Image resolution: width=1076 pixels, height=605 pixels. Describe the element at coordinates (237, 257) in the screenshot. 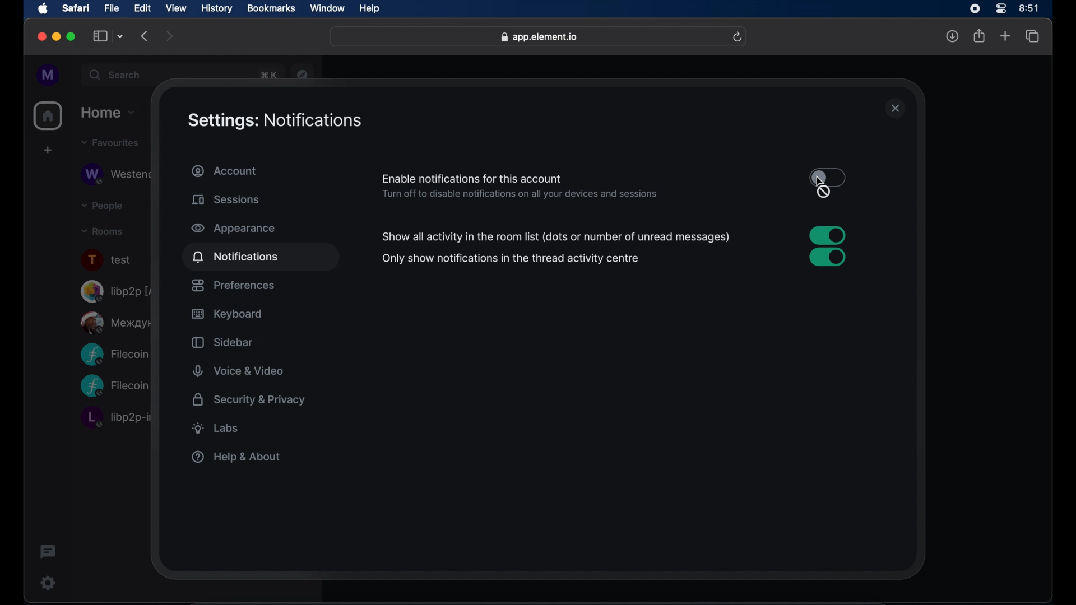

I see `notifications` at that location.